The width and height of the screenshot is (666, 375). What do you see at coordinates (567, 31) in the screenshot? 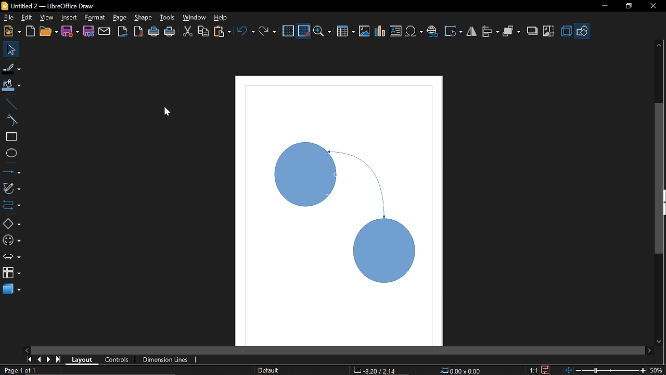
I see `3d effects` at bounding box center [567, 31].